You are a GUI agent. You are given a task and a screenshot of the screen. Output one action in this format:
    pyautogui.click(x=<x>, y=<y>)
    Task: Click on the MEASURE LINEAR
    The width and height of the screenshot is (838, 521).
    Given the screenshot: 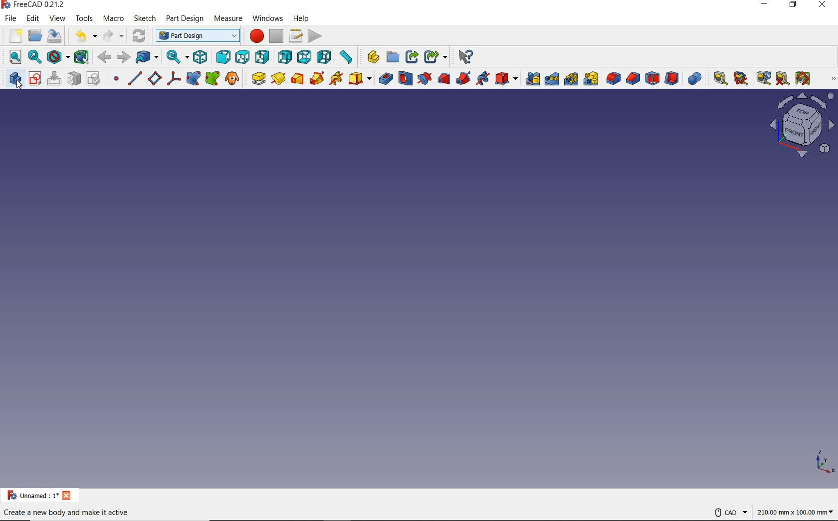 What is the action you would take?
    pyautogui.click(x=719, y=77)
    